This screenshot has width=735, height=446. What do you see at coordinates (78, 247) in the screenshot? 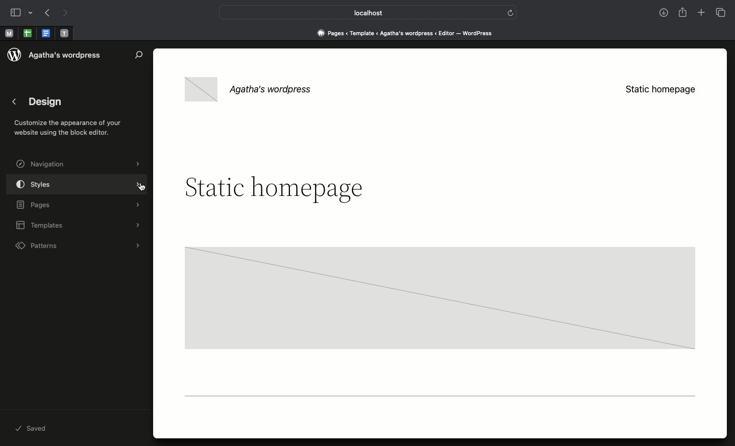
I see `Patterns` at bounding box center [78, 247].